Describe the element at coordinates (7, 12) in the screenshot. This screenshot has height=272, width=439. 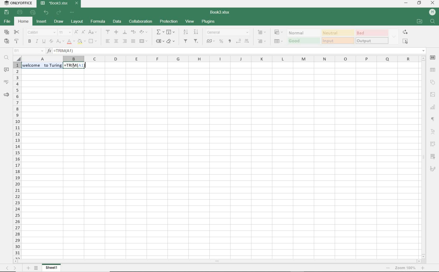
I see `save` at that location.